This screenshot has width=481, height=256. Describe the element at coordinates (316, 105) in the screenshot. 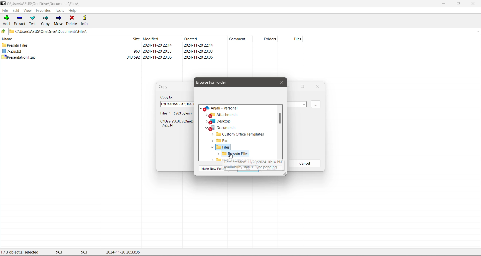

I see `Click to Browse for more locations` at that location.